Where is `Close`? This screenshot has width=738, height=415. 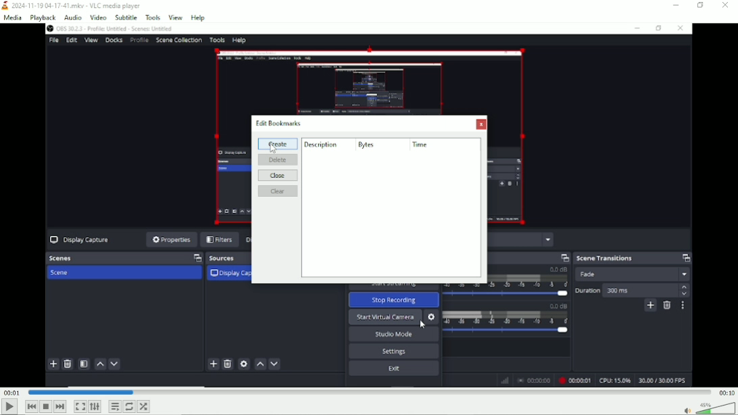 Close is located at coordinates (277, 175).